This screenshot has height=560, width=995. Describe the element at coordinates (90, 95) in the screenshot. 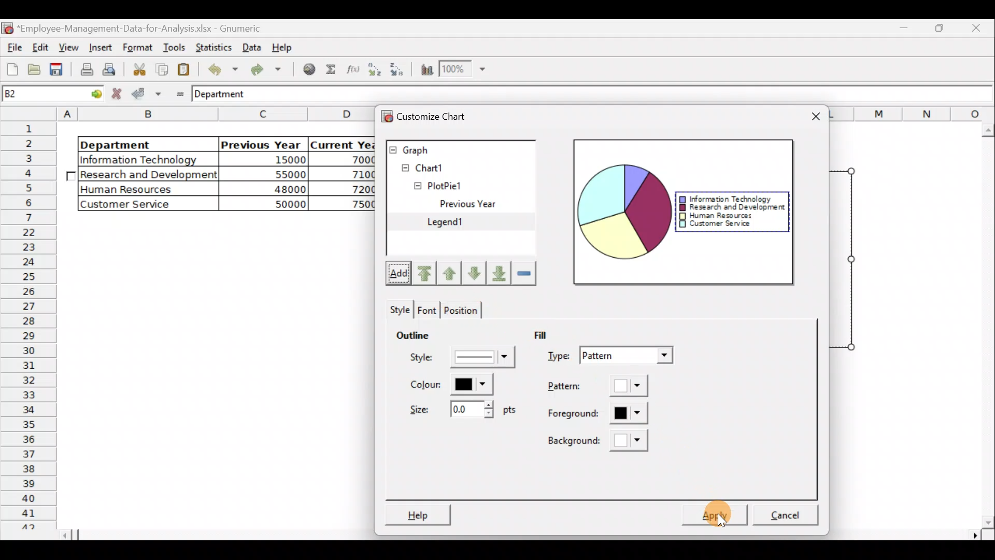

I see `go to` at that location.